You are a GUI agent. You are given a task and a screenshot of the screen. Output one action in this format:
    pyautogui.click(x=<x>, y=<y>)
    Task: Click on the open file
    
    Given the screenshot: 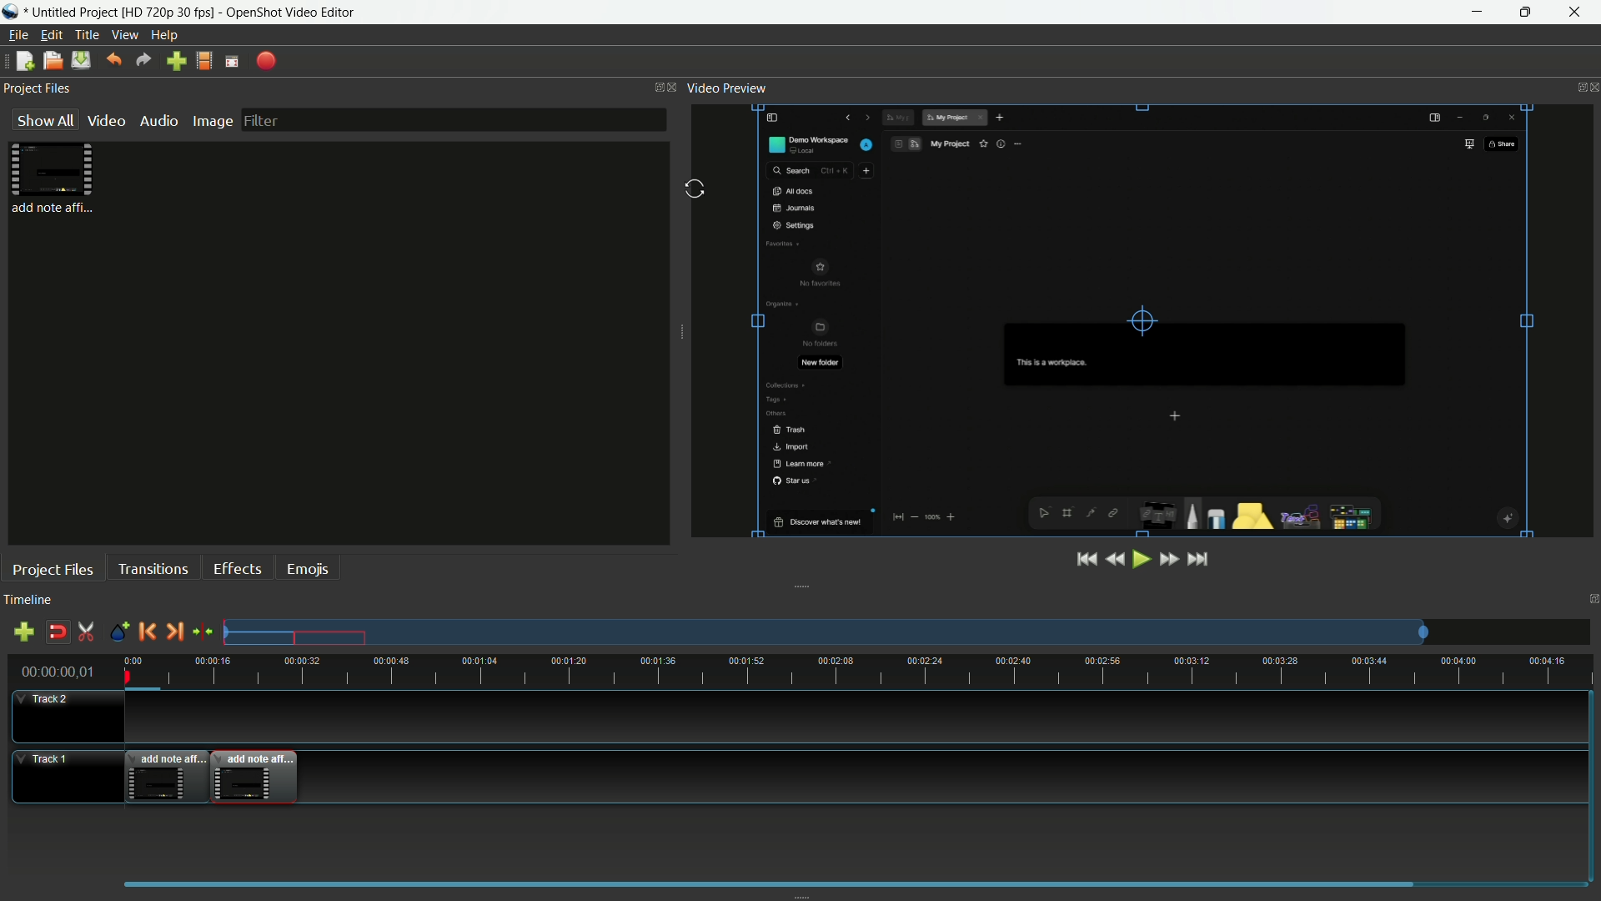 What is the action you would take?
    pyautogui.click(x=51, y=60)
    